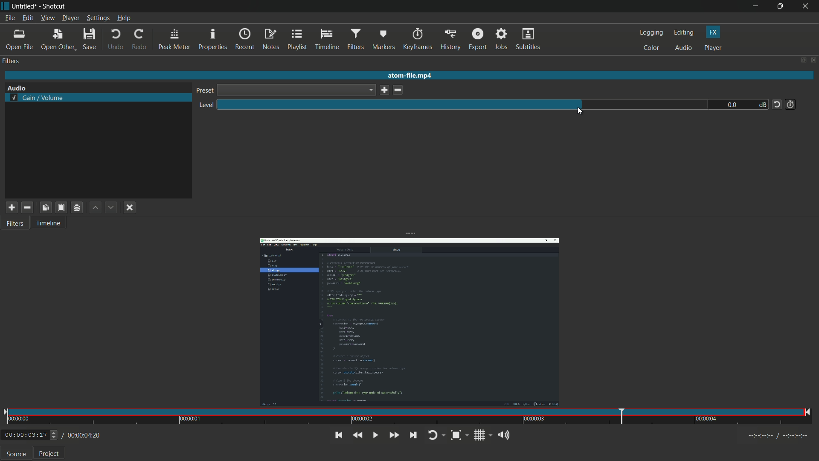  What do you see at coordinates (12, 61) in the screenshot?
I see `filter` at bounding box center [12, 61].